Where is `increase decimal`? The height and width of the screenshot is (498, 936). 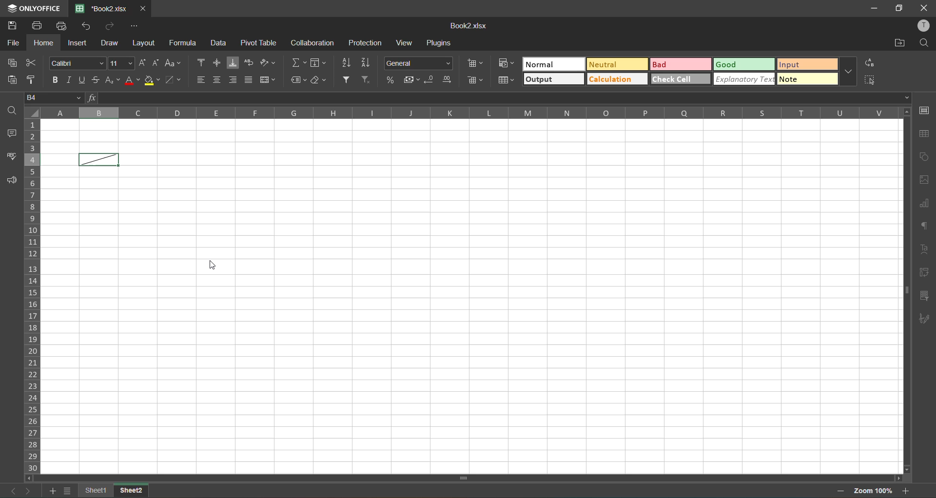 increase decimal is located at coordinates (448, 81).